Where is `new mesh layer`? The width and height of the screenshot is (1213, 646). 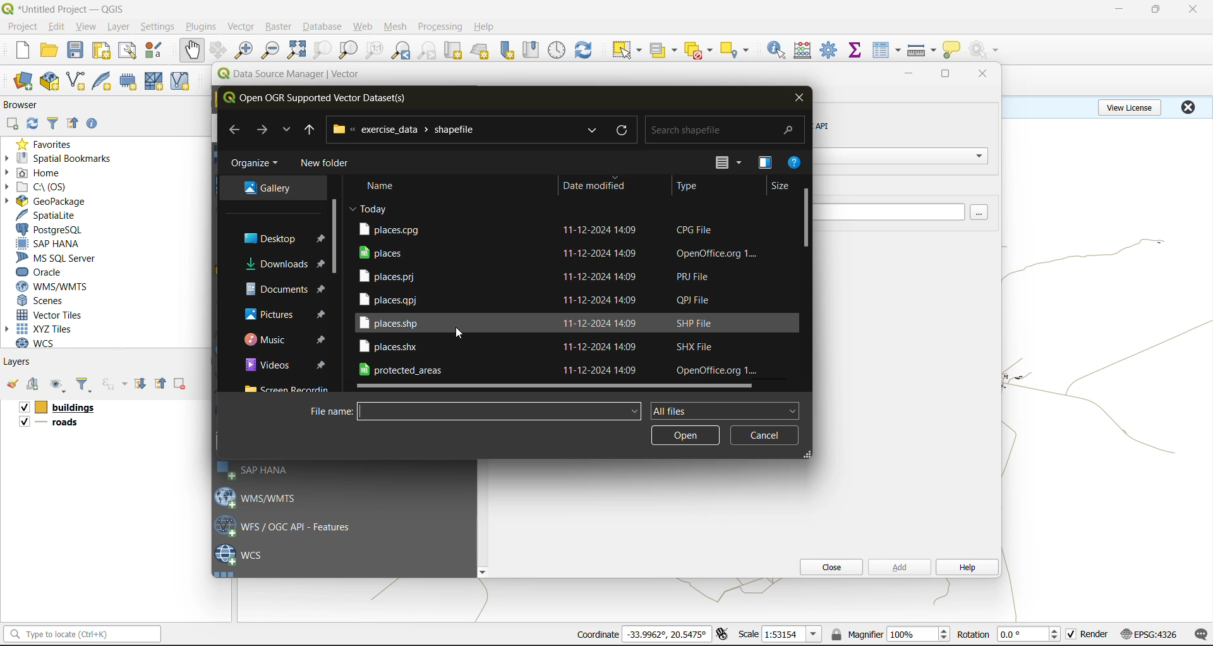
new mesh layer is located at coordinates (156, 83).